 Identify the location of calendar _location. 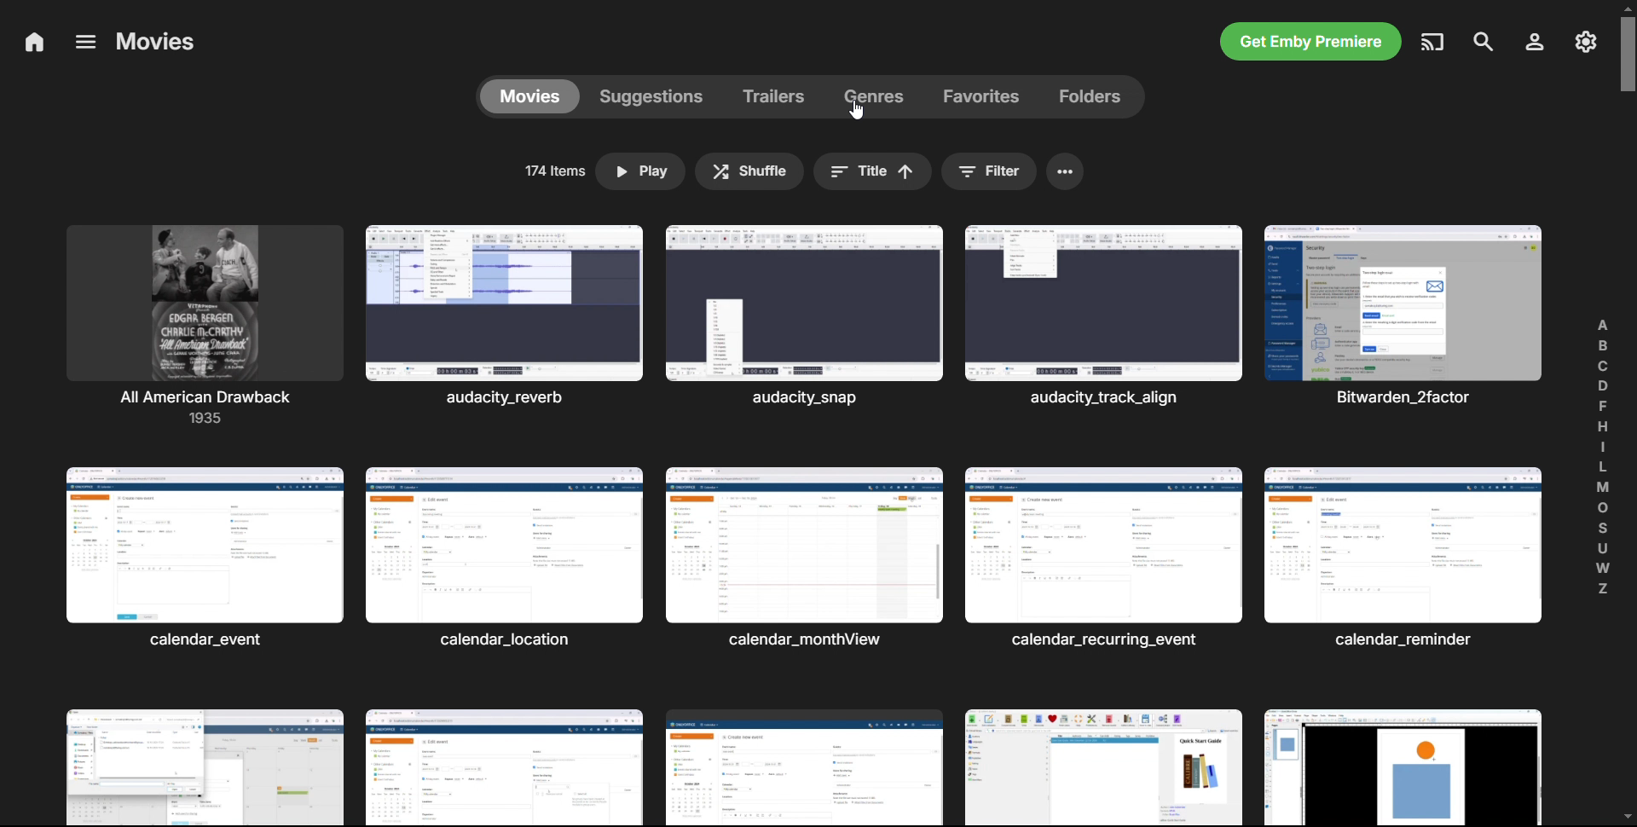
(507, 559).